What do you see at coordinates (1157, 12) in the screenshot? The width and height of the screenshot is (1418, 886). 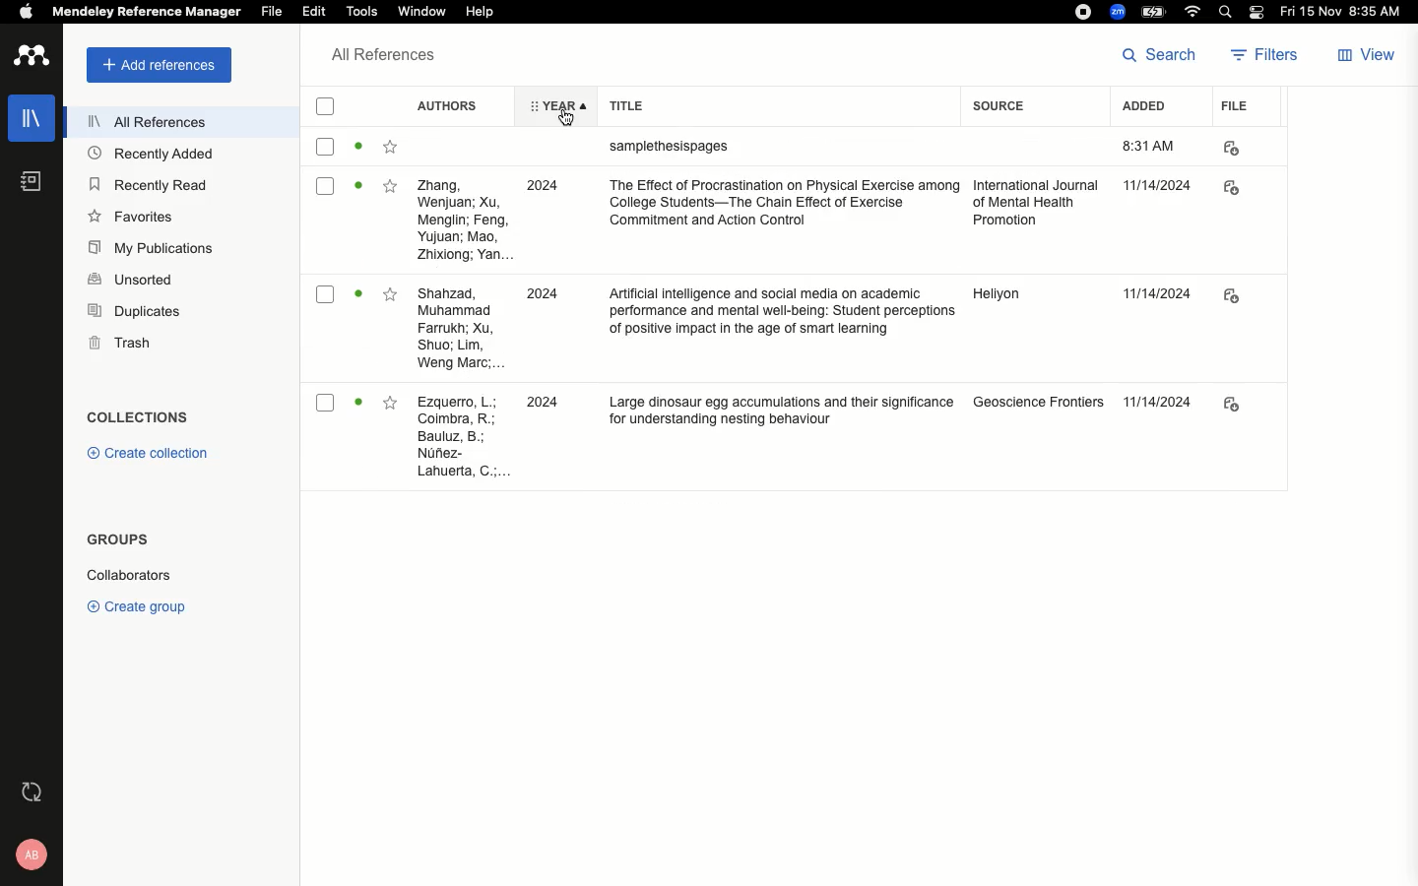 I see `Charge` at bounding box center [1157, 12].